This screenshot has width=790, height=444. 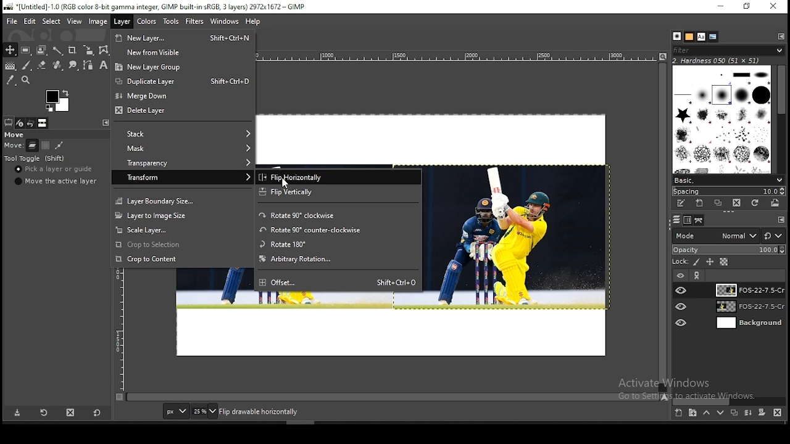 I want to click on color picker tool, so click(x=10, y=80).